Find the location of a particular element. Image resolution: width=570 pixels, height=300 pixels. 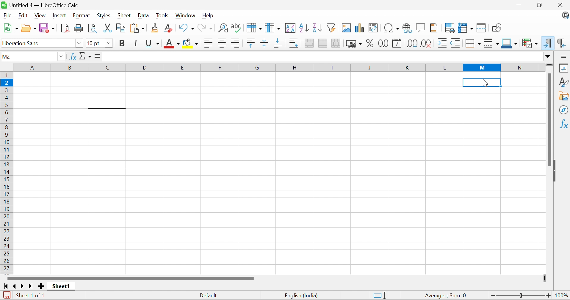

Decrease indent is located at coordinates (455, 44).